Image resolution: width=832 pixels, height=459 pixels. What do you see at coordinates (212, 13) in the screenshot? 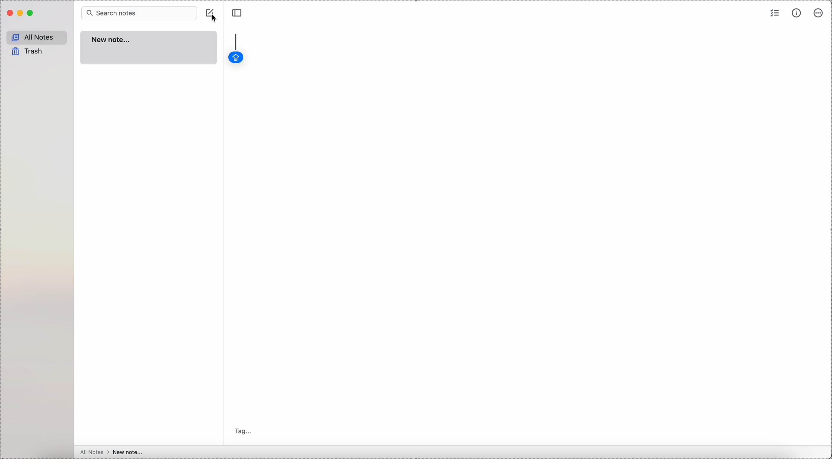
I see `create note` at bounding box center [212, 13].